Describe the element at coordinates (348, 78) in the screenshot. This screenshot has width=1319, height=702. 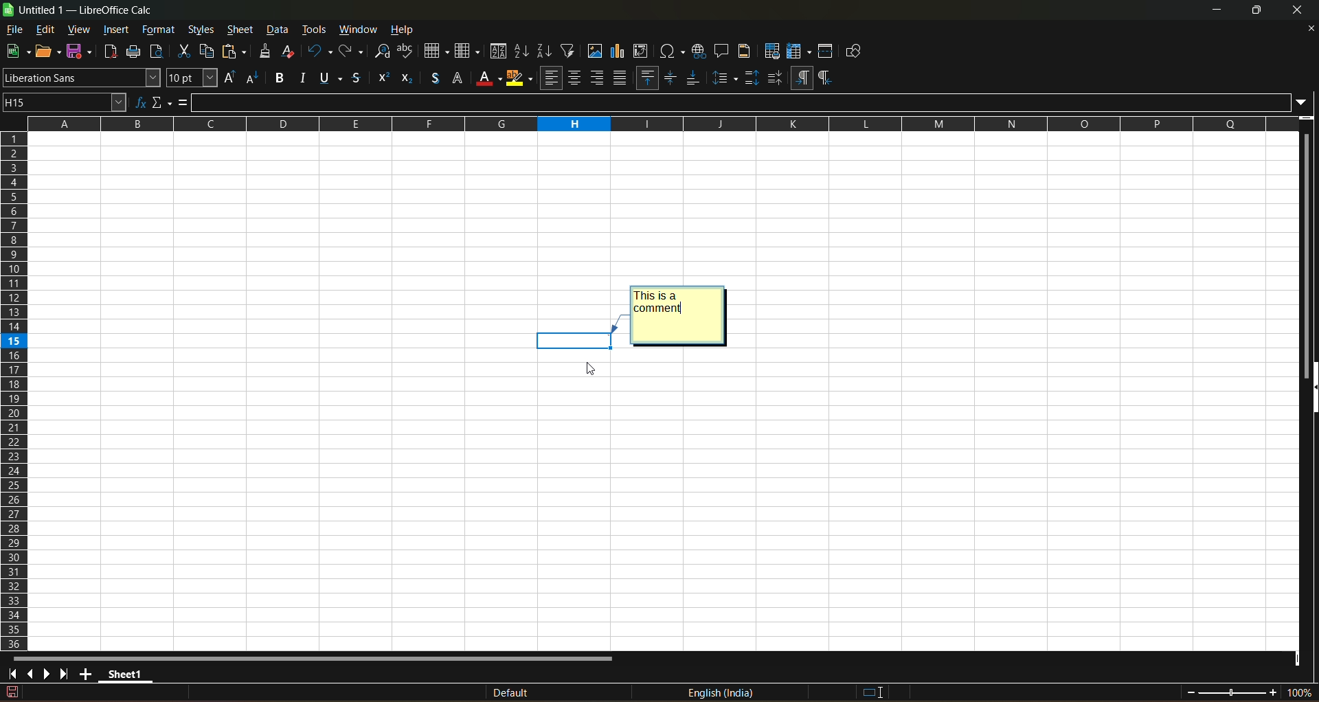
I see `background color` at that location.